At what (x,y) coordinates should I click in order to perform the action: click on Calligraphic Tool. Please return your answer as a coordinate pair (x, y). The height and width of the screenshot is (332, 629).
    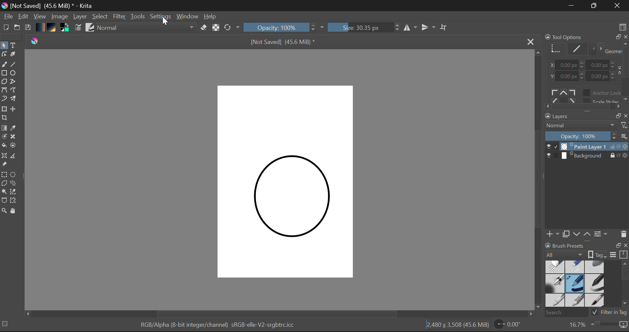
    Looking at the image, I should click on (15, 55).